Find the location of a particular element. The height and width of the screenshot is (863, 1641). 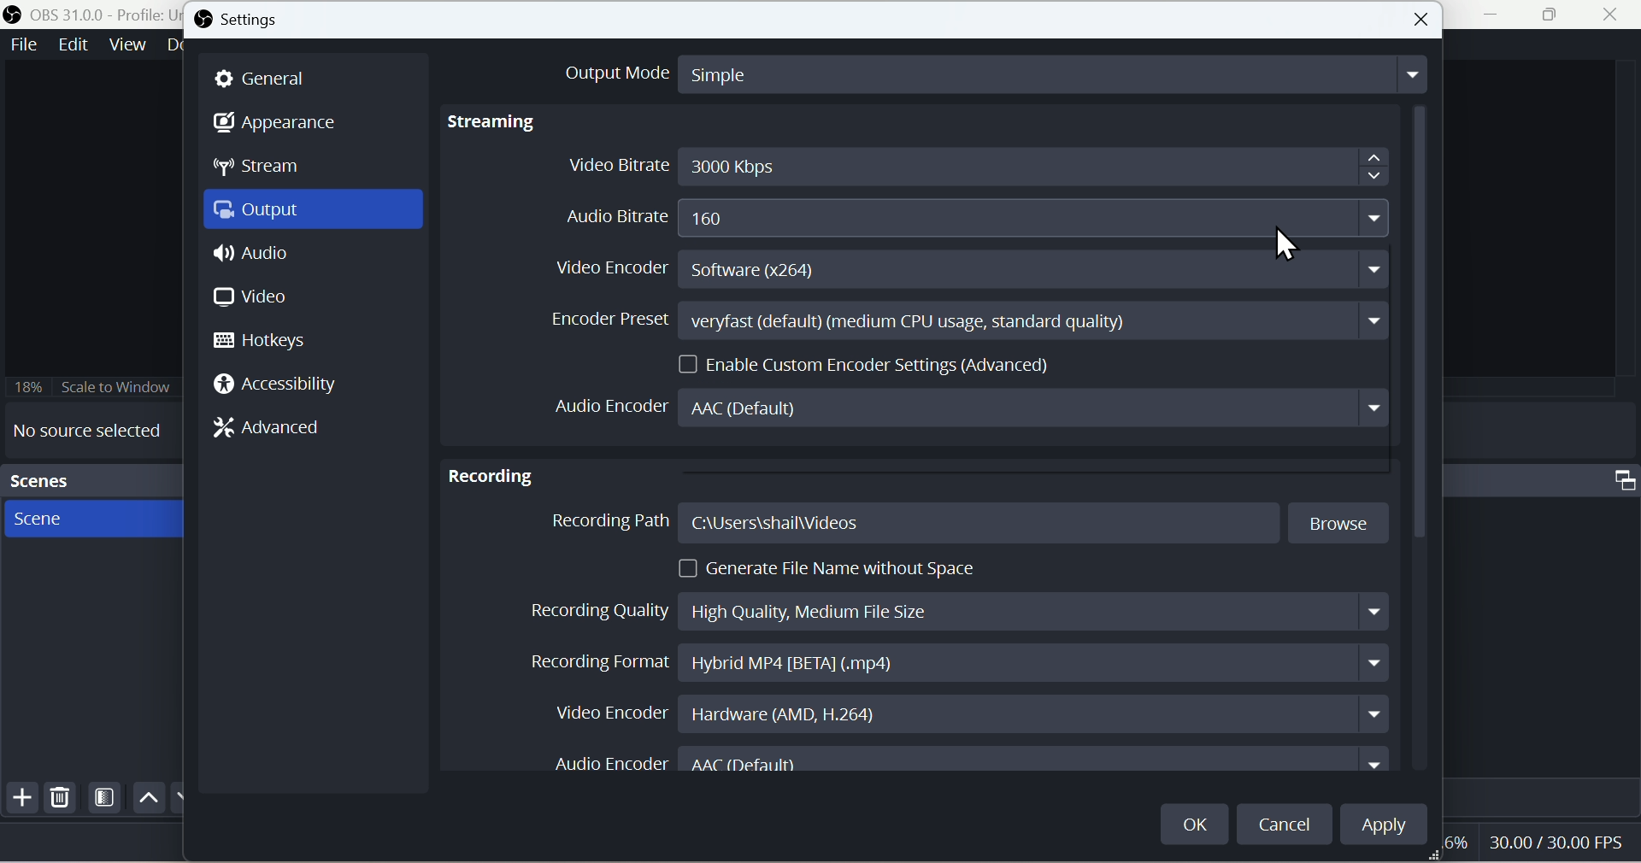

Filter is located at coordinates (105, 801).